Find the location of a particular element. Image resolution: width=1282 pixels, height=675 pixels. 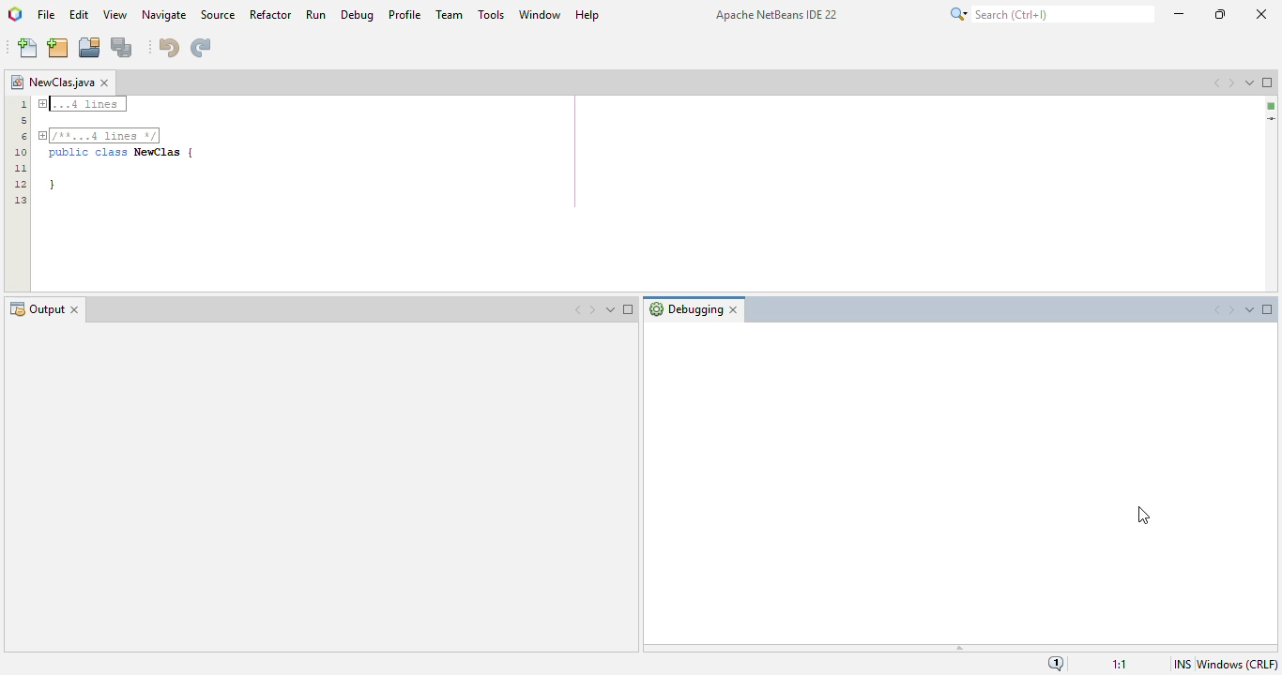

Next is located at coordinates (594, 311).